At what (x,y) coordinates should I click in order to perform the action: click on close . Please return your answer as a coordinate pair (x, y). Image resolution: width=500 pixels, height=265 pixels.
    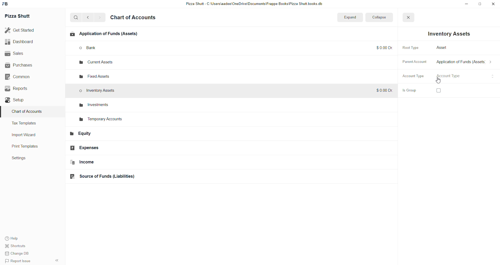
    Looking at the image, I should click on (406, 17).